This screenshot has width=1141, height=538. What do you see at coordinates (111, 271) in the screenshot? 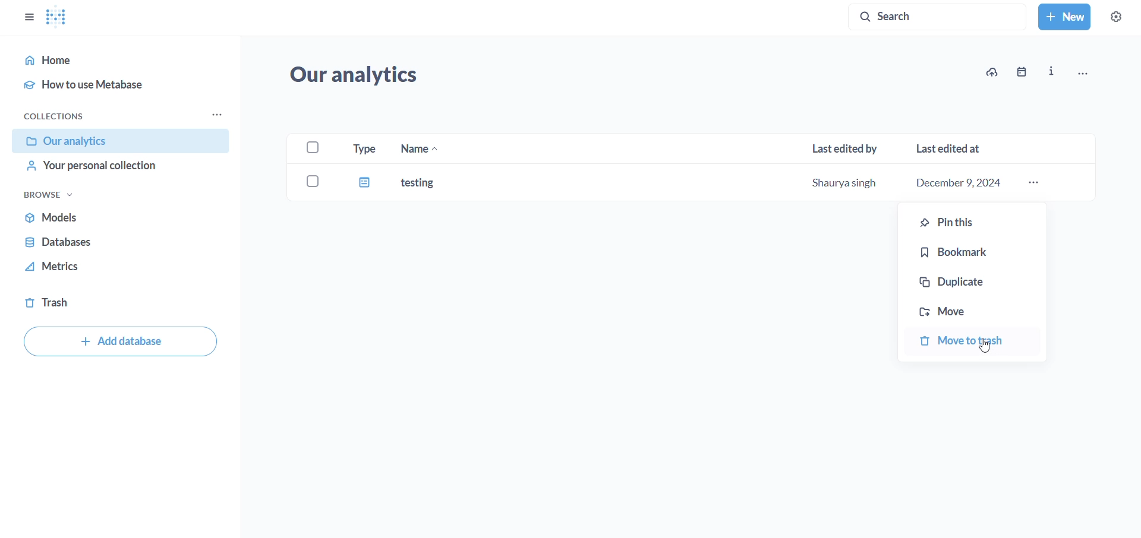
I see `metrics` at bounding box center [111, 271].